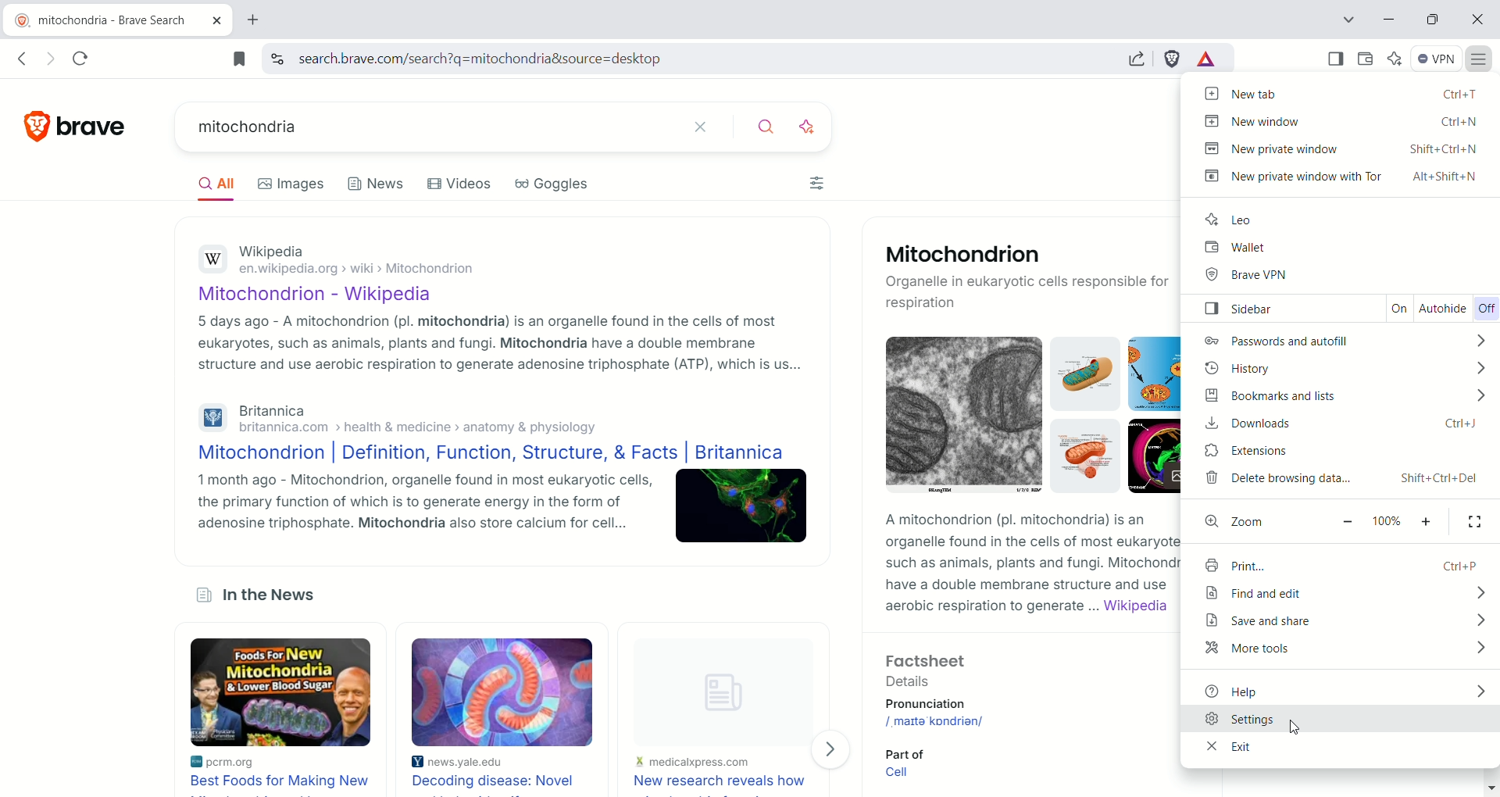 This screenshot has width=1500, height=797. What do you see at coordinates (1435, 20) in the screenshot?
I see `maximize` at bounding box center [1435, 20].